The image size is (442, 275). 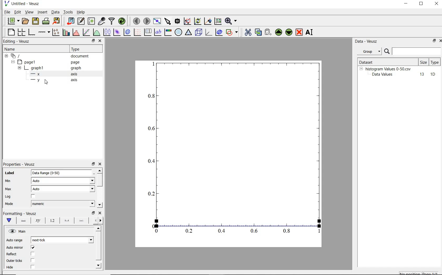 What do you see at coordinates (42, 12) in the screenshot?
I see `insert` at bounding box center [42, 12].